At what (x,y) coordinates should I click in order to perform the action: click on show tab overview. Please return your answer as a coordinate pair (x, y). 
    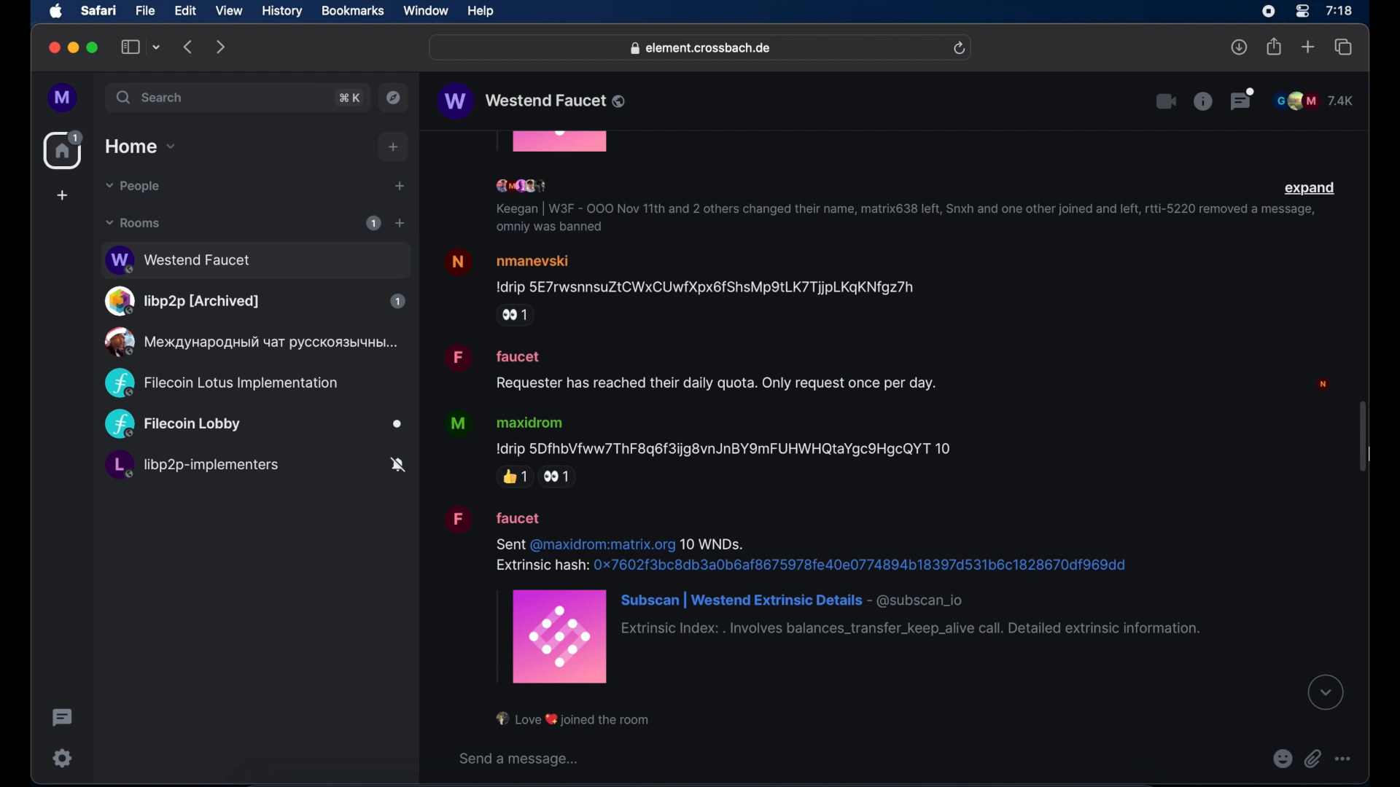
    Looking at the image, I should click on (1344, 47).